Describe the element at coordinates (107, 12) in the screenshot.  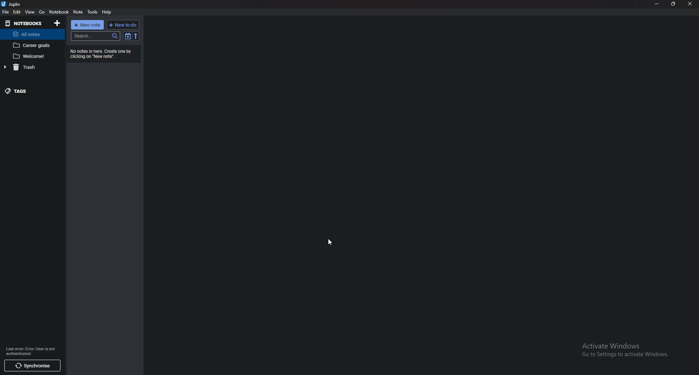
I see `help` at that location.